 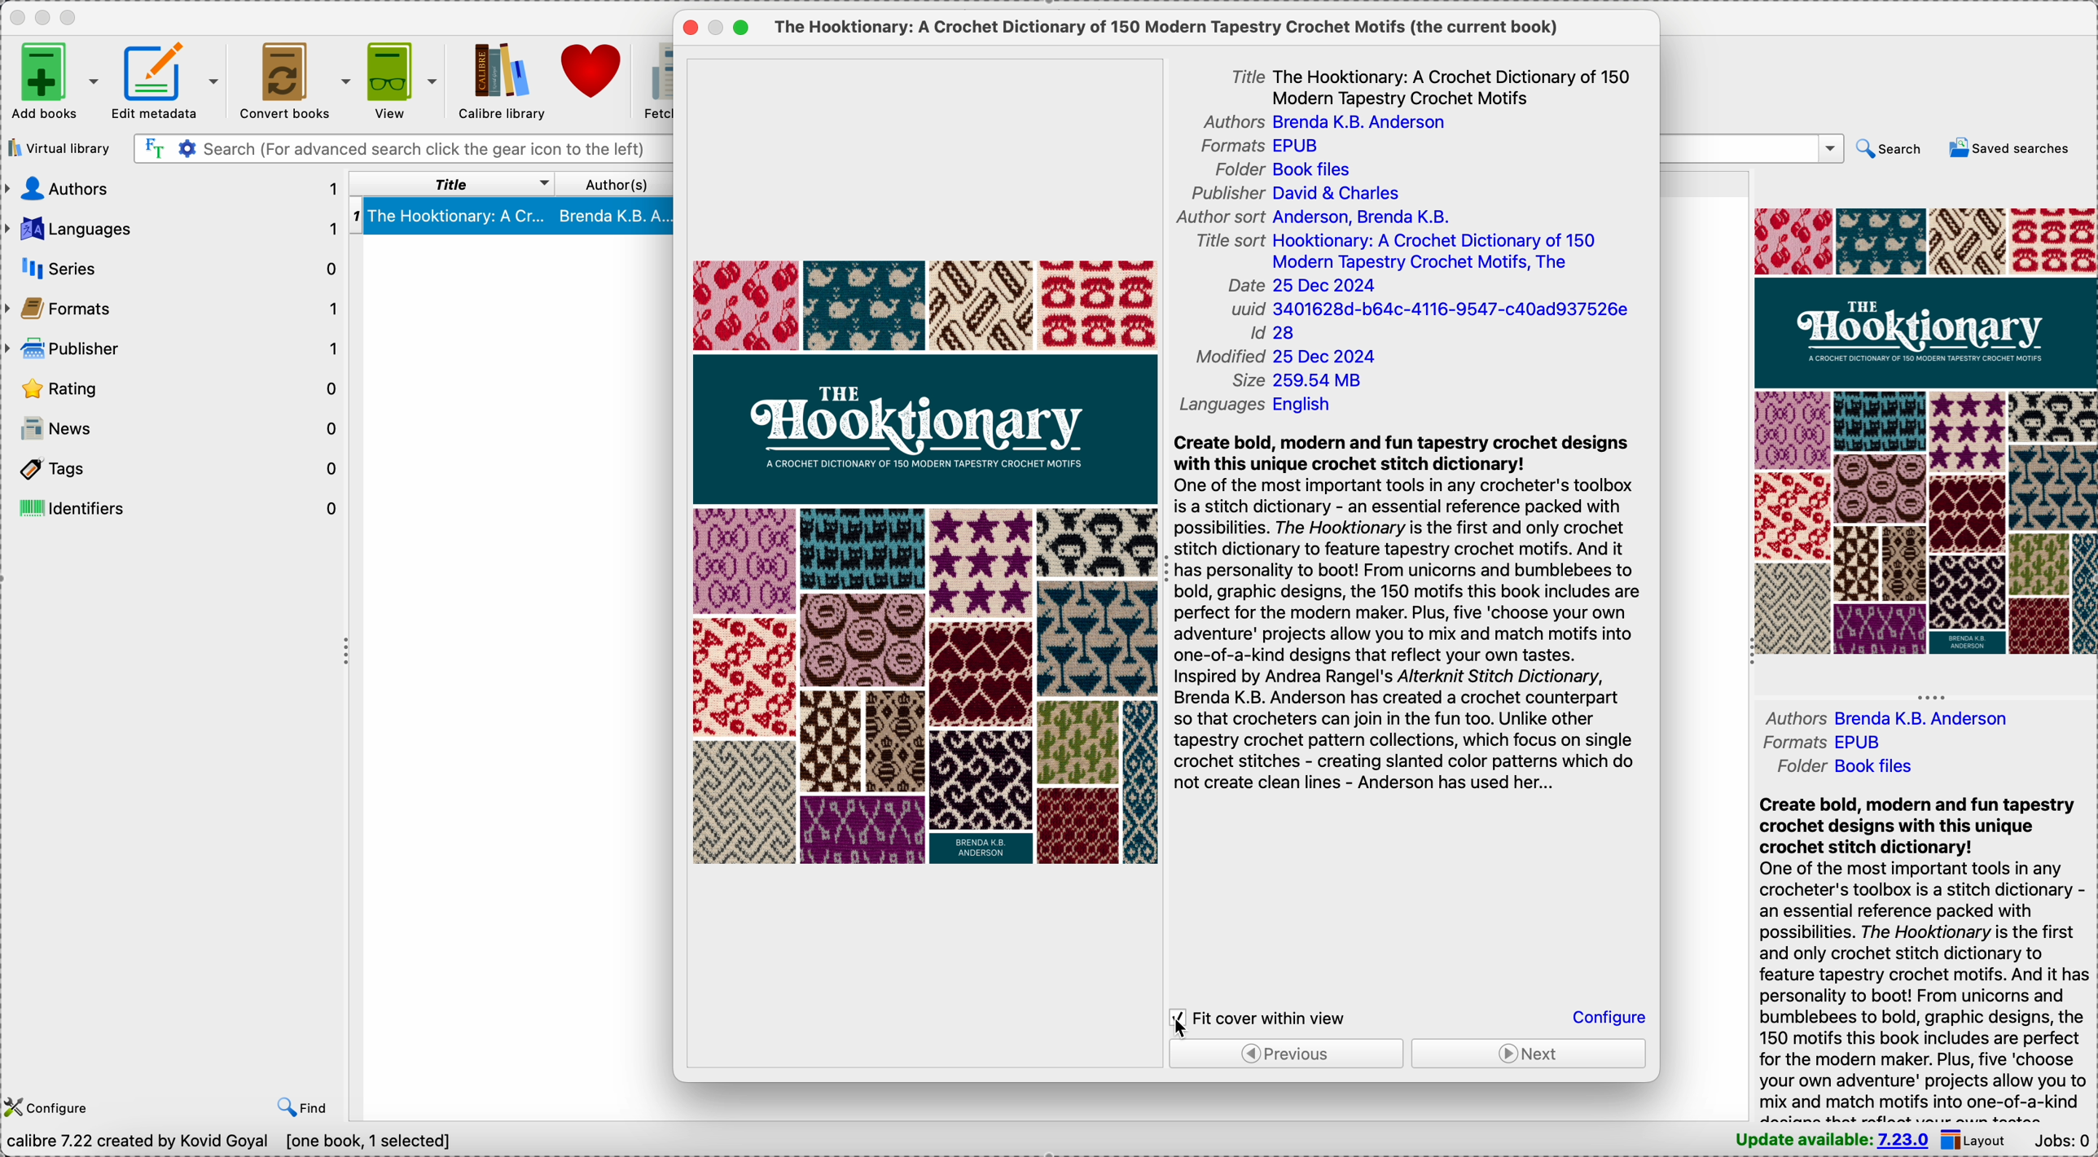 I want to click on search, so click(x=1892, y=147).